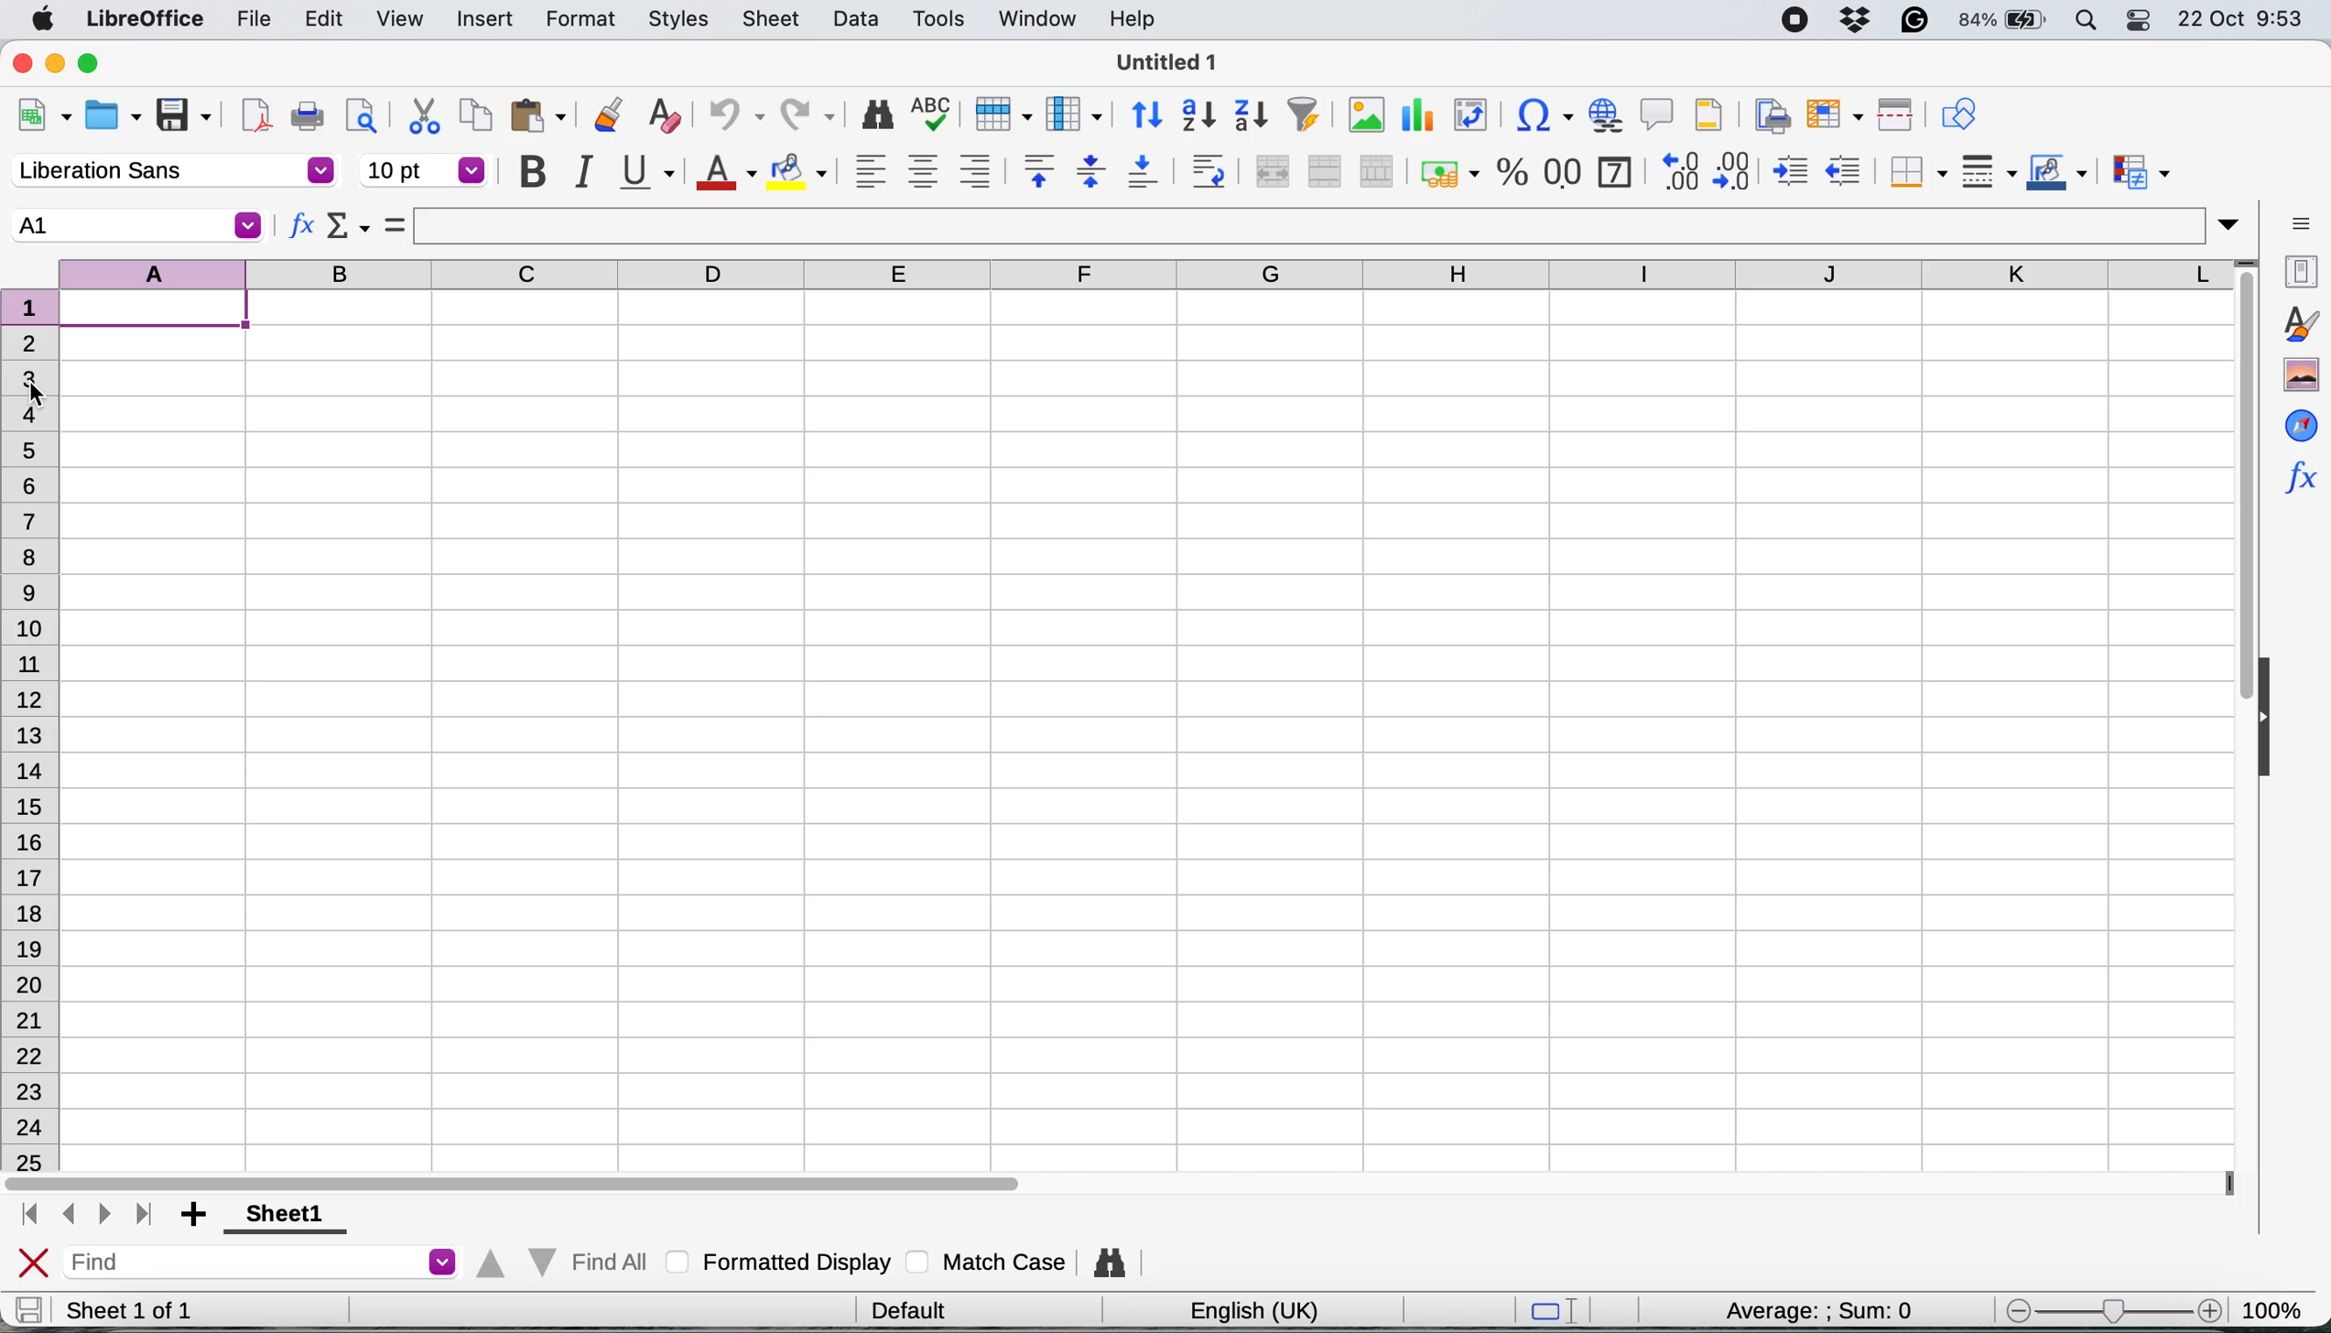 The height and width of the screenshot is (1333, 2331). I want to click on standard selection, so click(1561, 1313).